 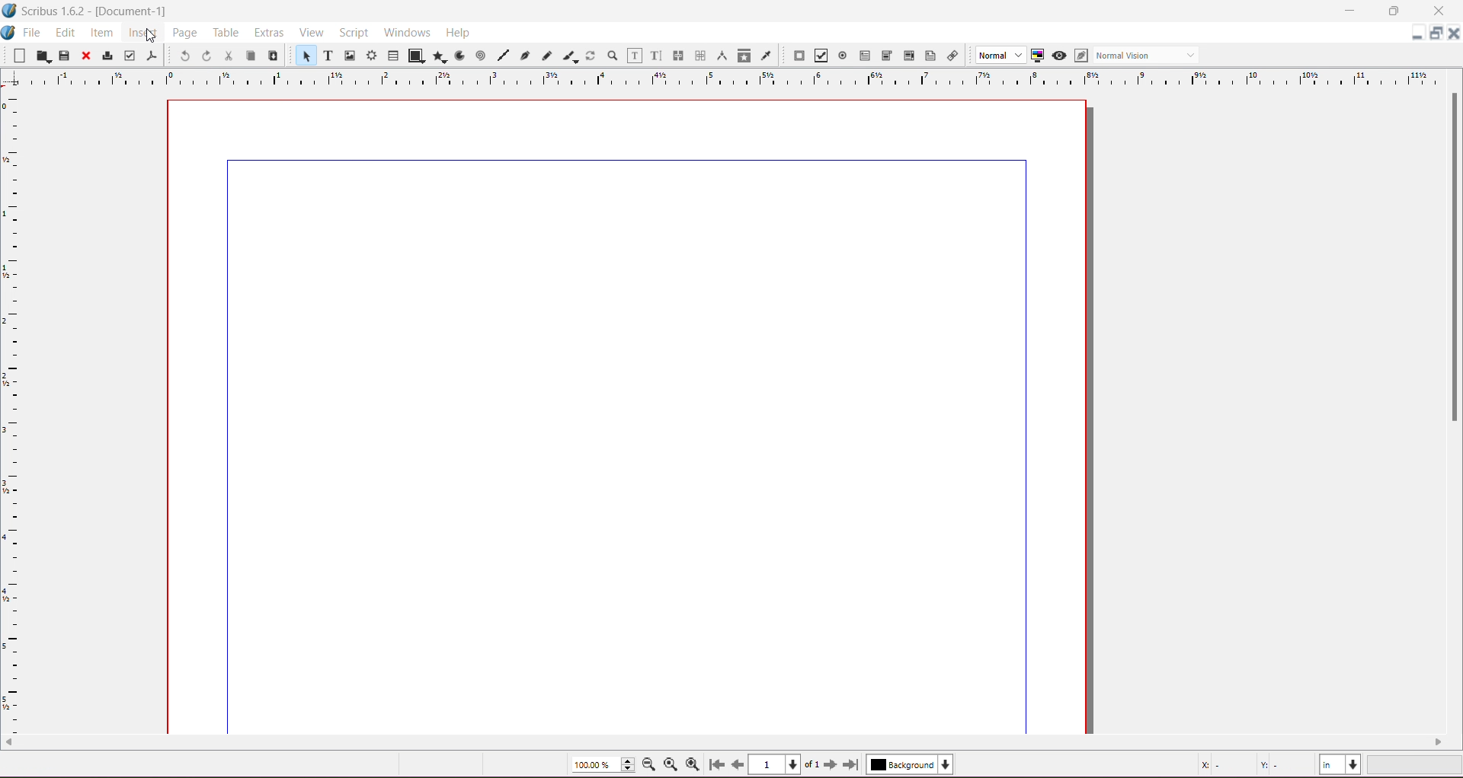 What do you see at coordinates (997, 55) in the screenshot?
I see `Select the image preview quality` at bounding box center [997, 55].